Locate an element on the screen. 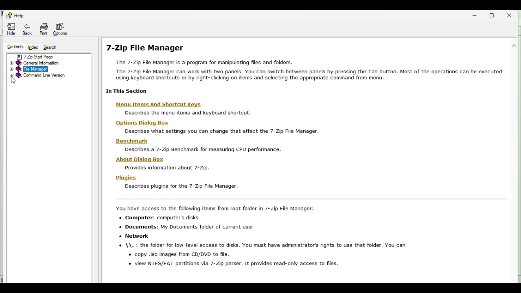 The image size is (521, 293). ‘Benchmark is located at coordinates (129, 141).